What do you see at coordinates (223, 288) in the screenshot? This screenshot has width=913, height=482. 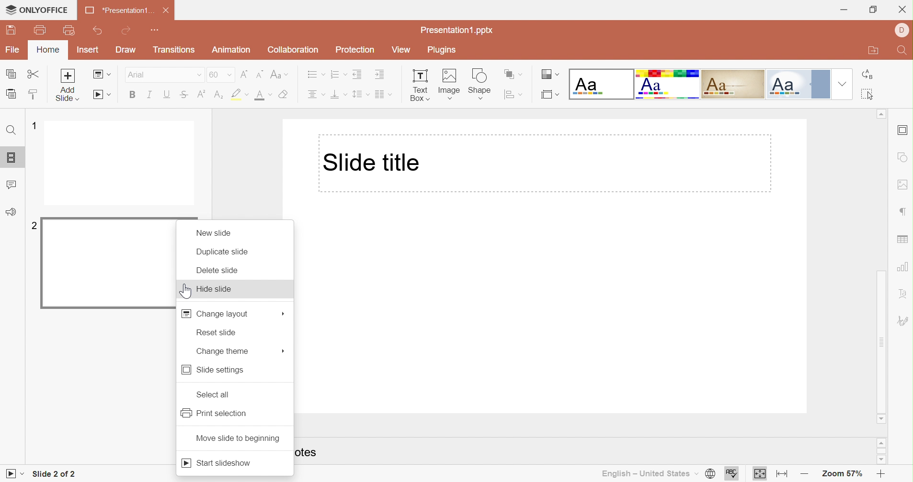 I see `Hide slide` at bounding box center [223, 288].